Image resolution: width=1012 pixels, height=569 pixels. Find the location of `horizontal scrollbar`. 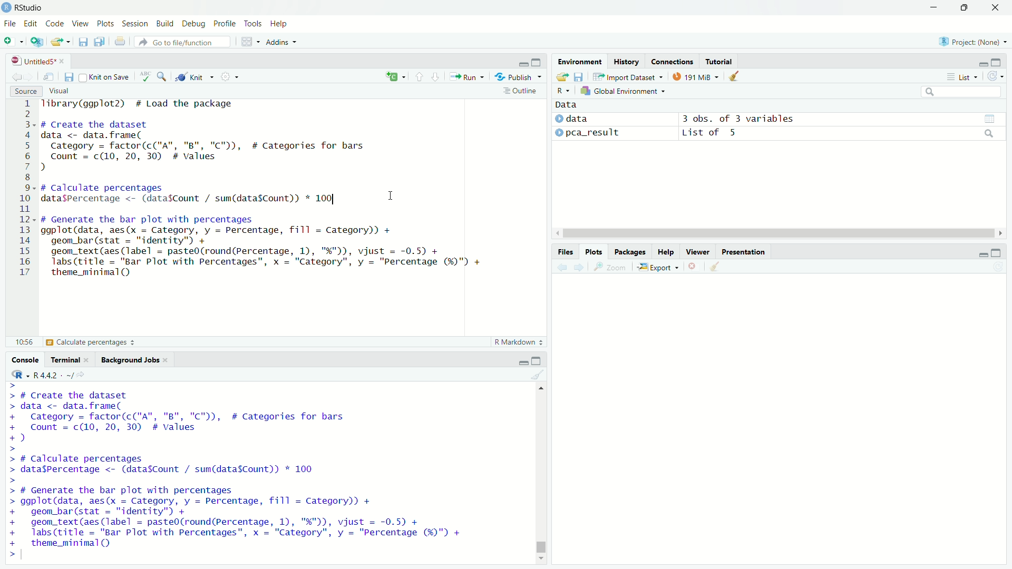

horizontal scrollbar is located at coordinates (780, 234).